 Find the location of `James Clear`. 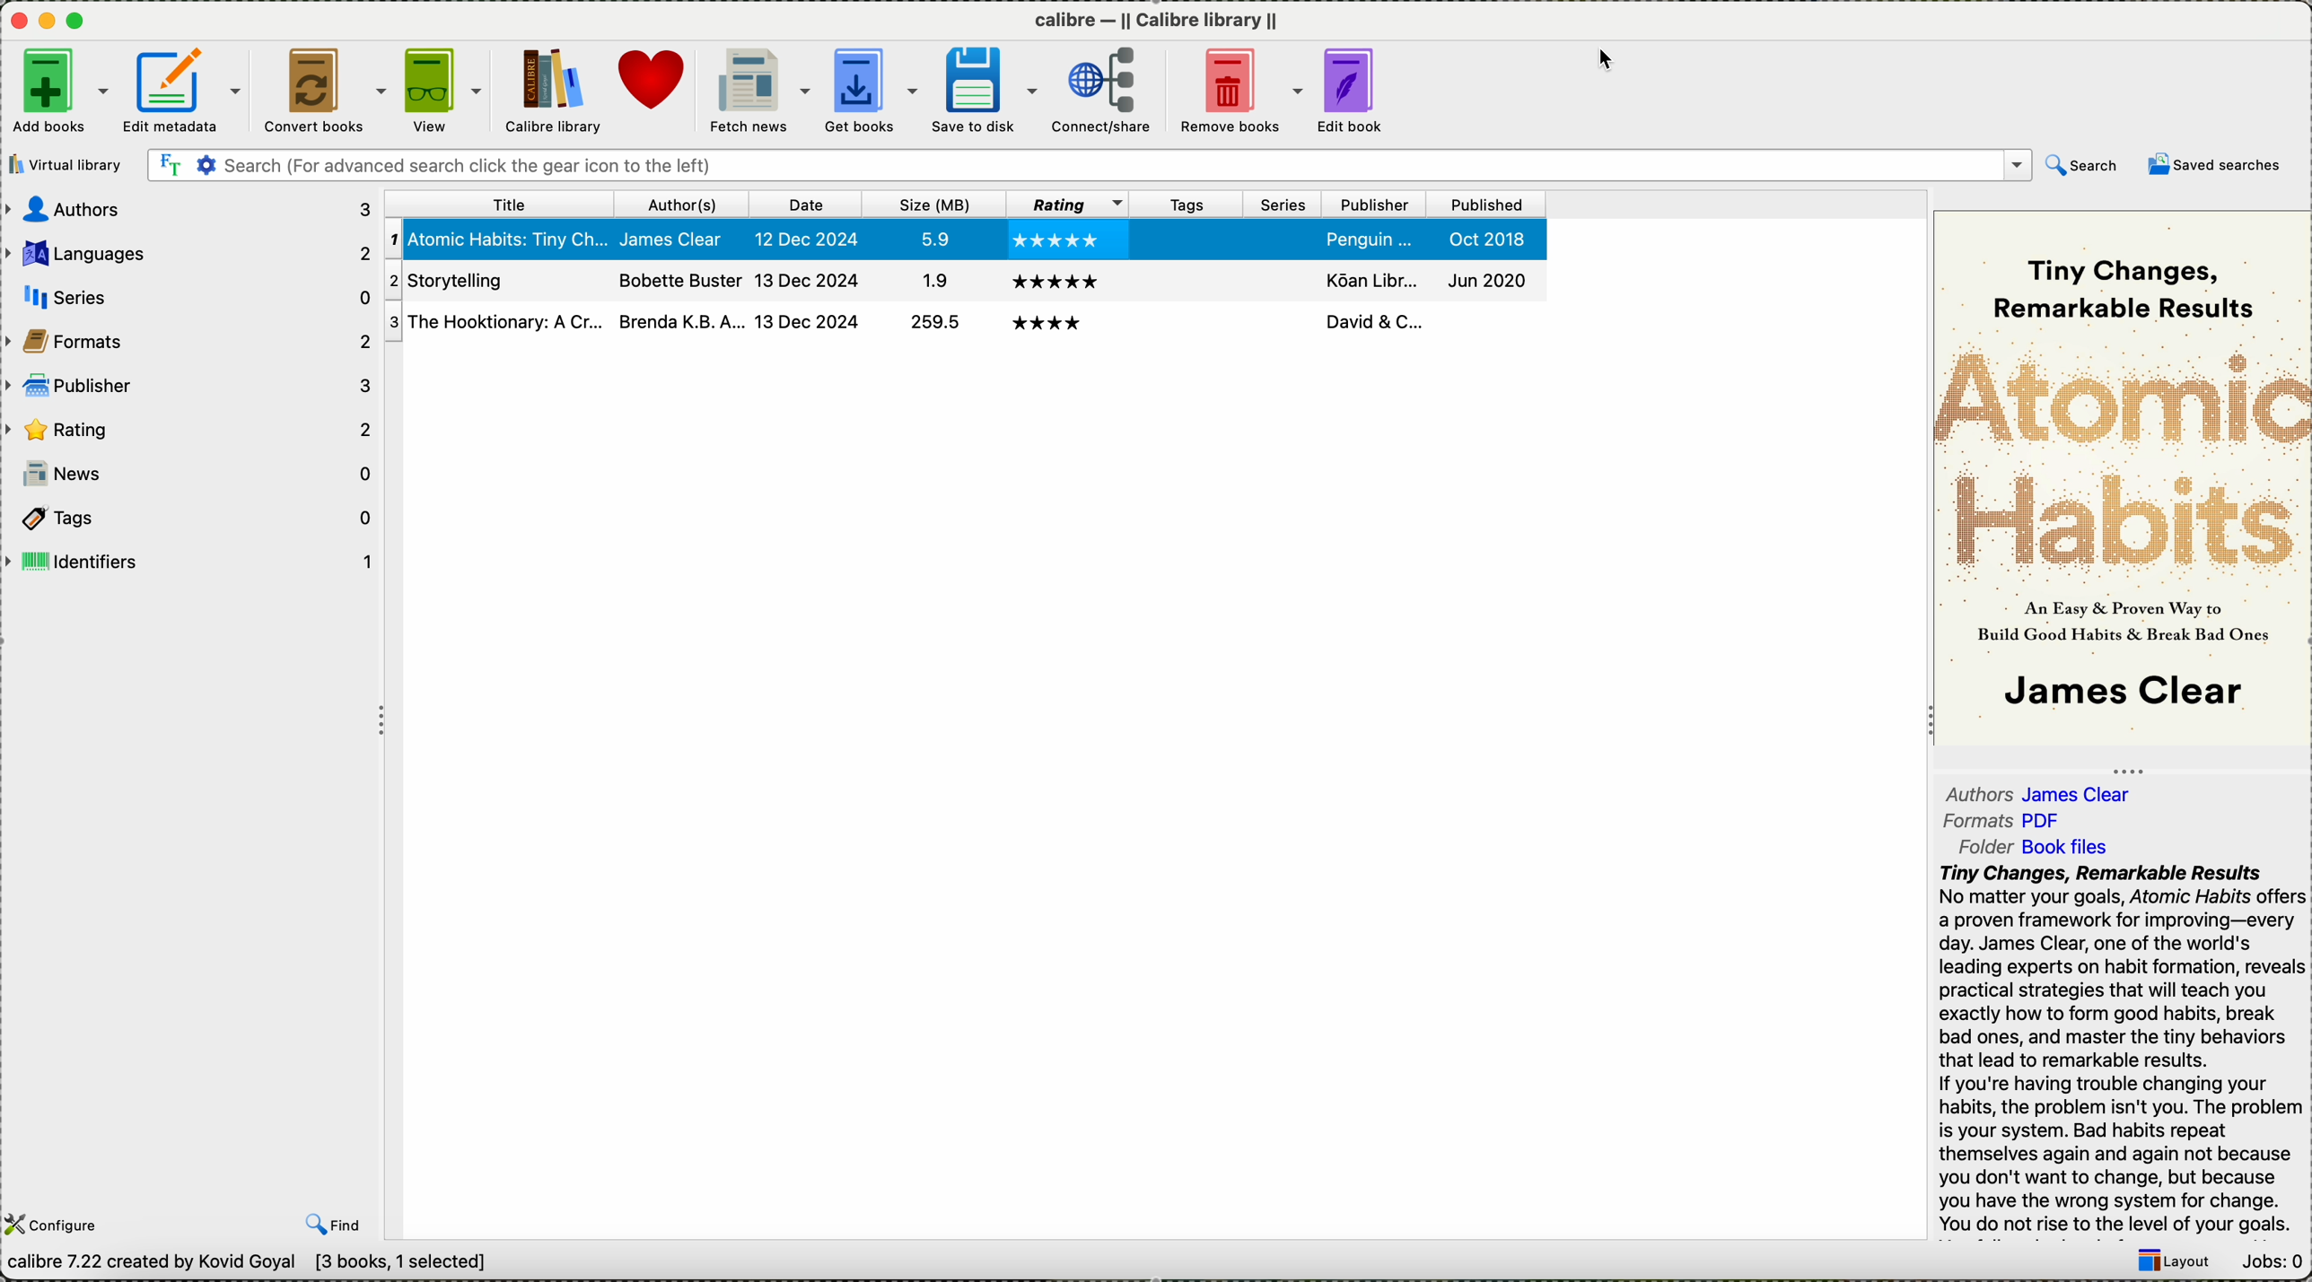

James Clear is located at coordinates (679, 239).